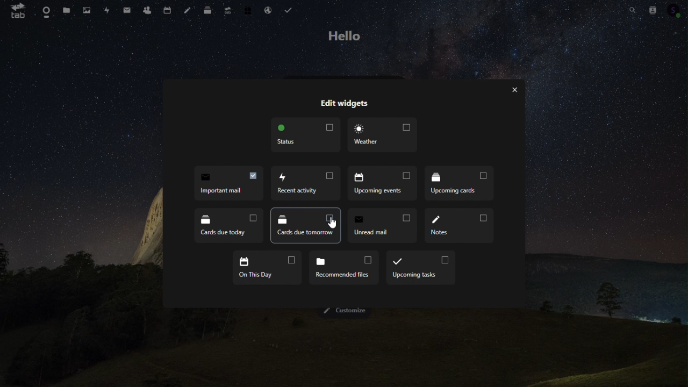 Image resolution: width=688 pixels, height=387 pixels. What do you see at coordinates (420, 267) in the screenshot?
I see `Upcoming tasks` at bounding box center [420, 267].